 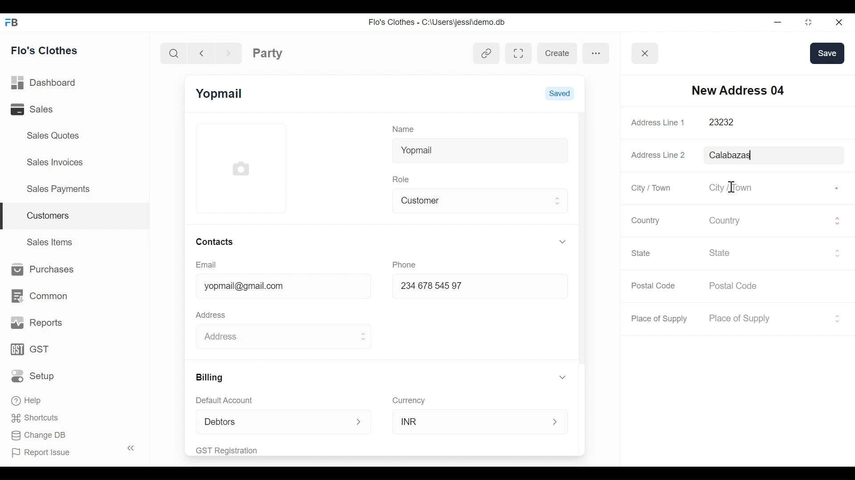 I want to click on Calabazas, so click(x=774, y=155).